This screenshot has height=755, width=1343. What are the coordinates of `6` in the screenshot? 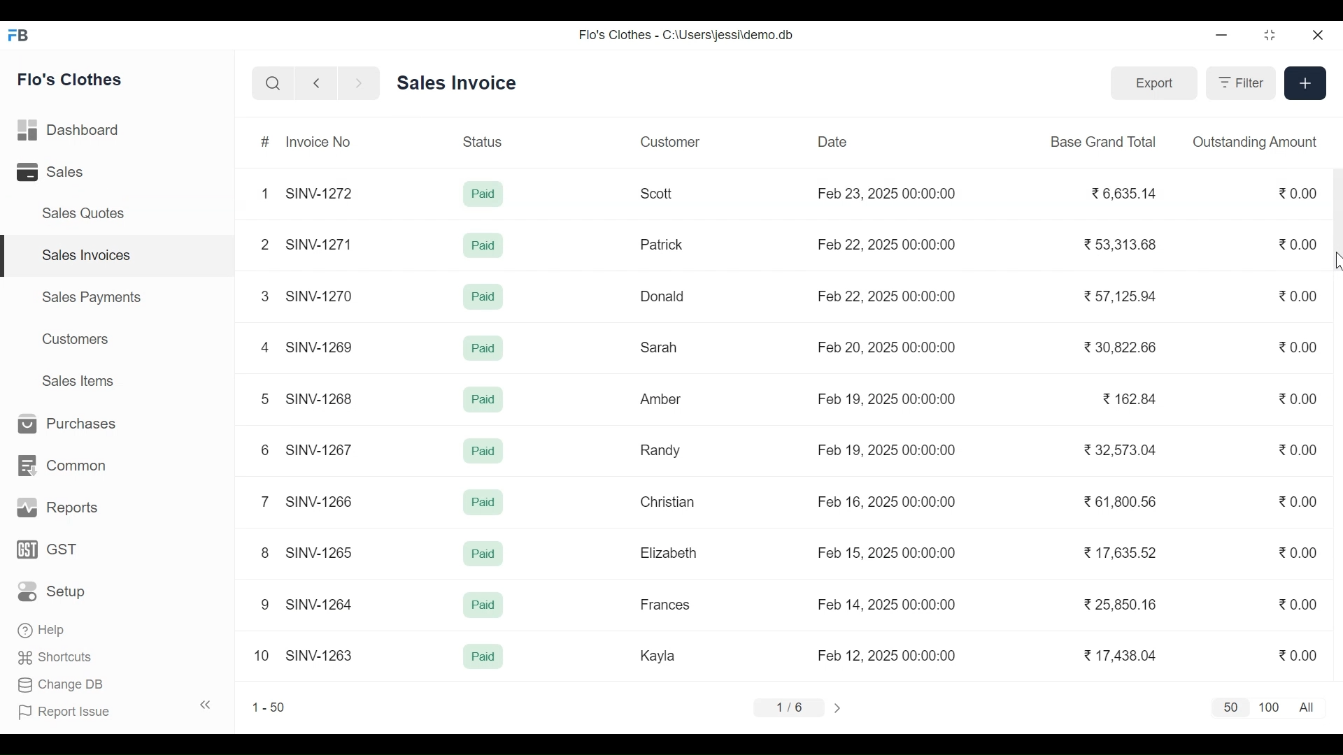 It's located at (263, 450).